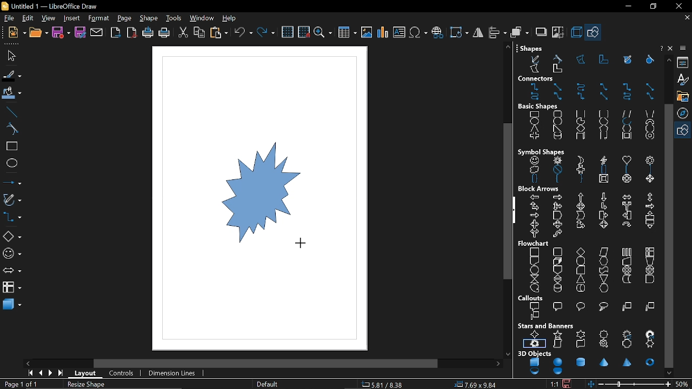 This screenshot has width=692, height=389. What do you see at coordinates (266, 33) in the screenshot?
I see `redo` at bounding box center [266, 33].